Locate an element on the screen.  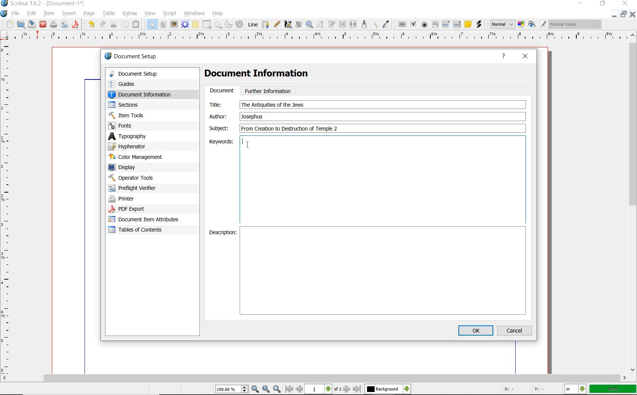
script is located at coordinates (170, 14).